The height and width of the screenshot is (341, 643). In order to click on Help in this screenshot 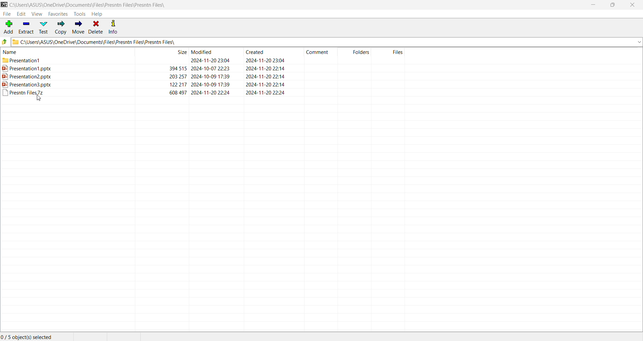, I will do `click(98, 14)`.